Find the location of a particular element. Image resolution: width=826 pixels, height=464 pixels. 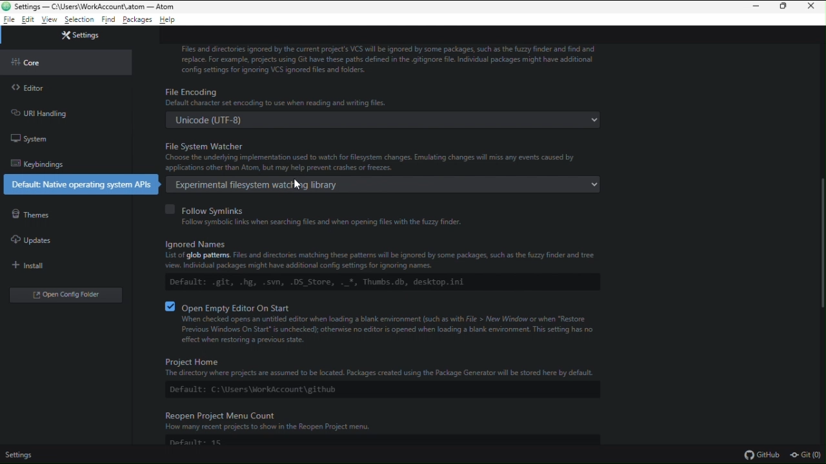

experimental filesystem watch library is located at coordinates (385, 184).